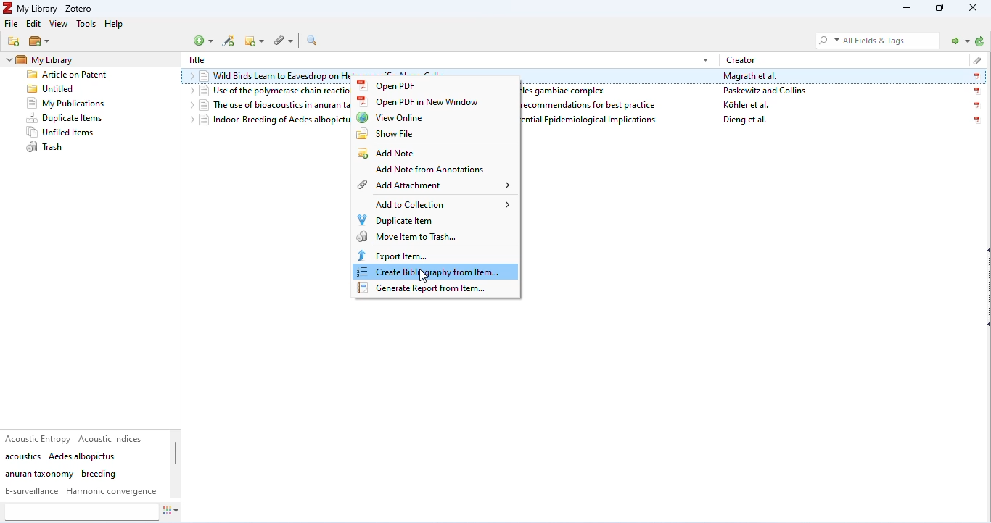 Image resolution: width=991 pixels, height=523 pixels. I want to click on pdf, so click(976, 91).